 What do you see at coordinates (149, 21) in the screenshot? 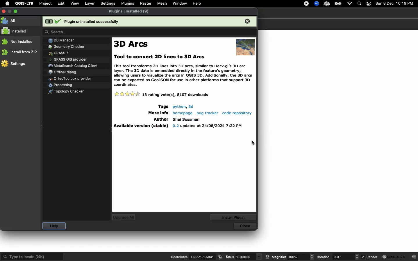
I see `Plugin uninstalled successfully` at bounding box center [149, 21].